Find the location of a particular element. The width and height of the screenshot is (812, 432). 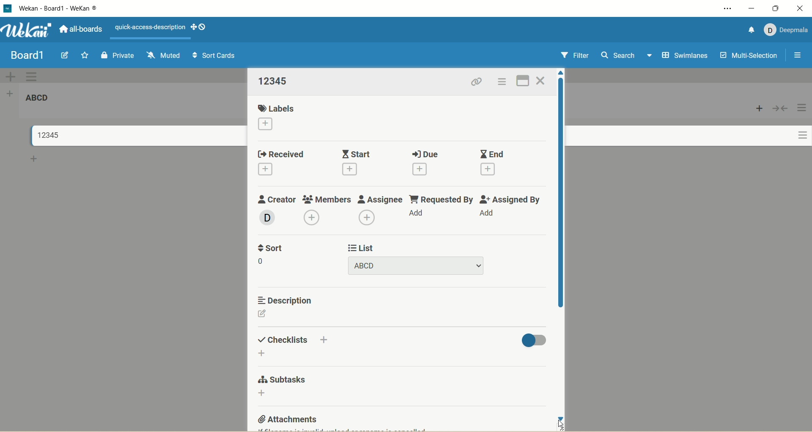

close is located at coordinates (541, 81).